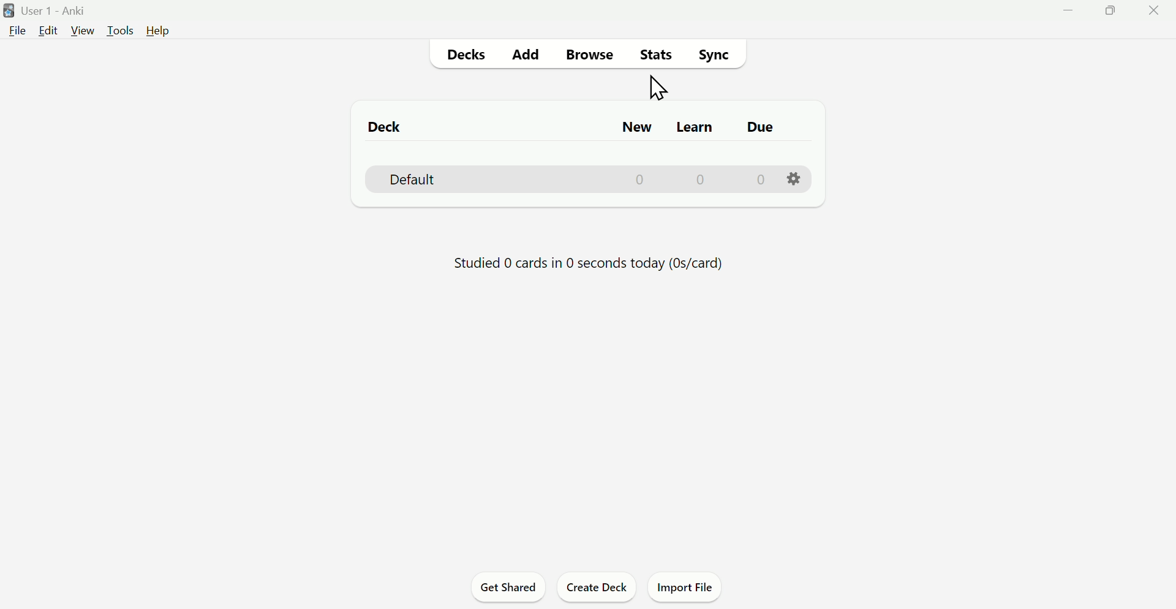  I want to click on Sync, so click(718, 58).